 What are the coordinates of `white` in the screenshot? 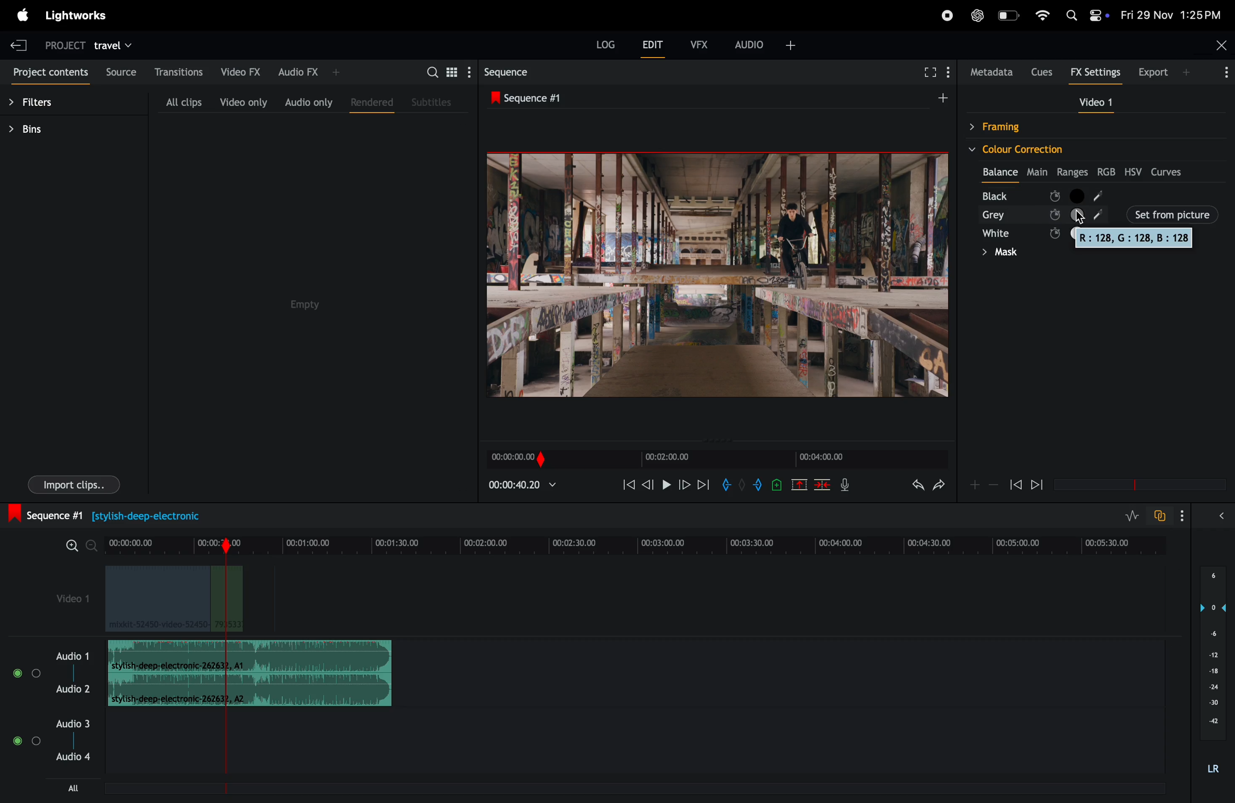 It's located at (998, 233).